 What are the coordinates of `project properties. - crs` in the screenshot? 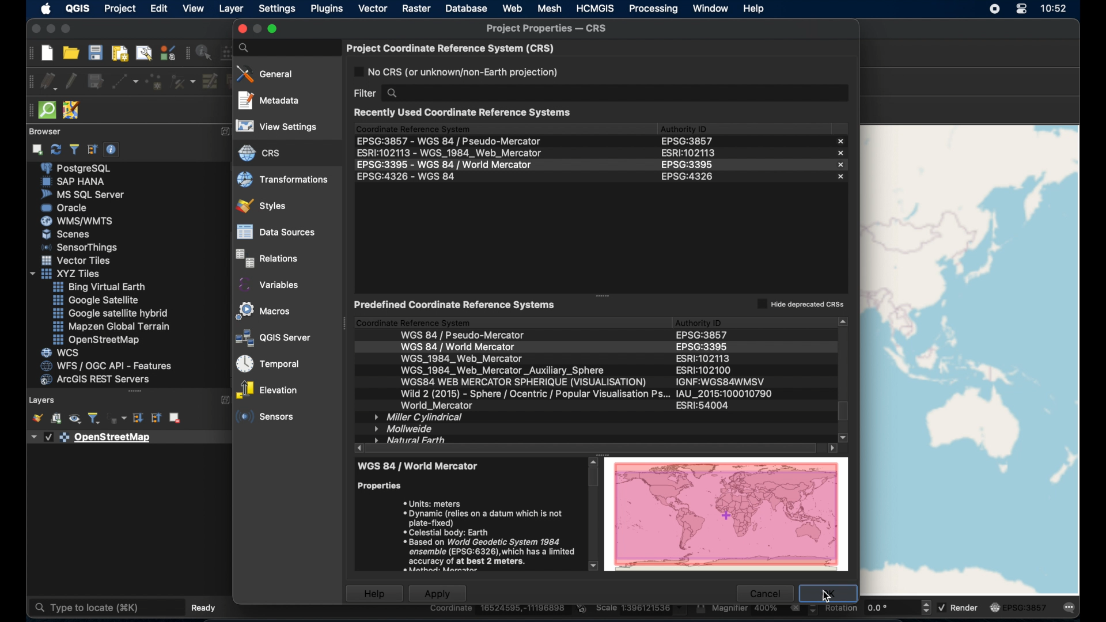 It's located at (550, 26).